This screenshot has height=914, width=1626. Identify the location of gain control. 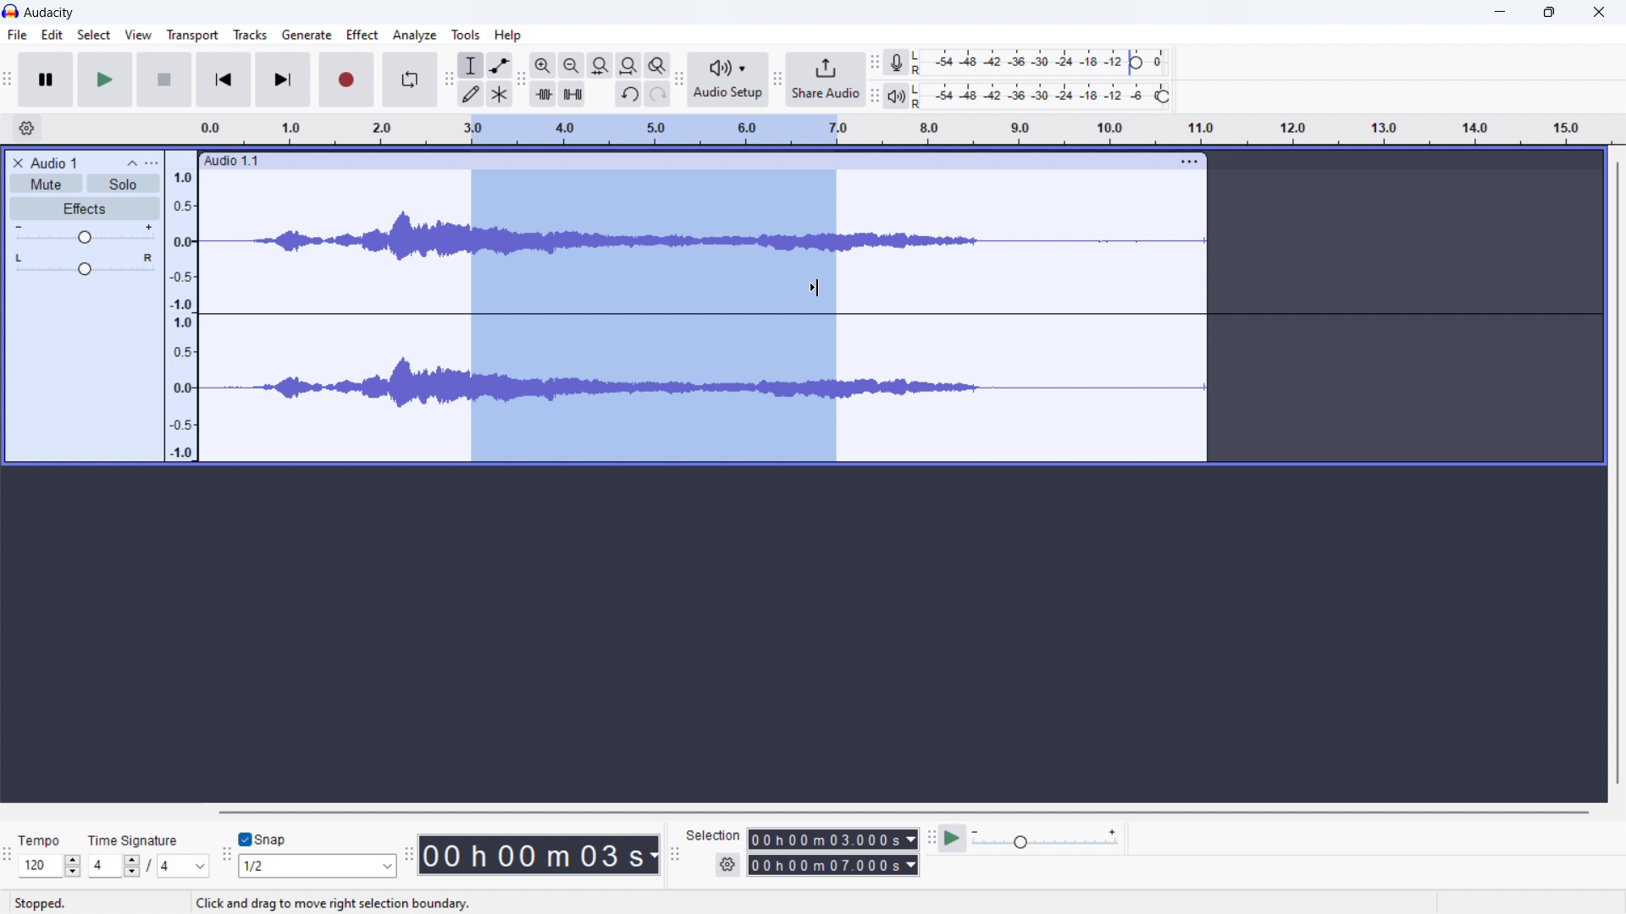
(84, 235).